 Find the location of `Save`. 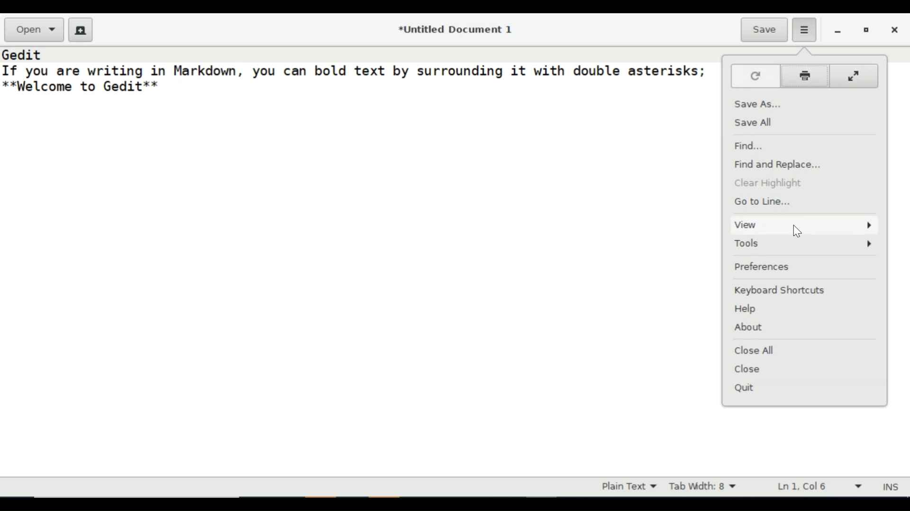

Save is located at coordinates (763, 29).